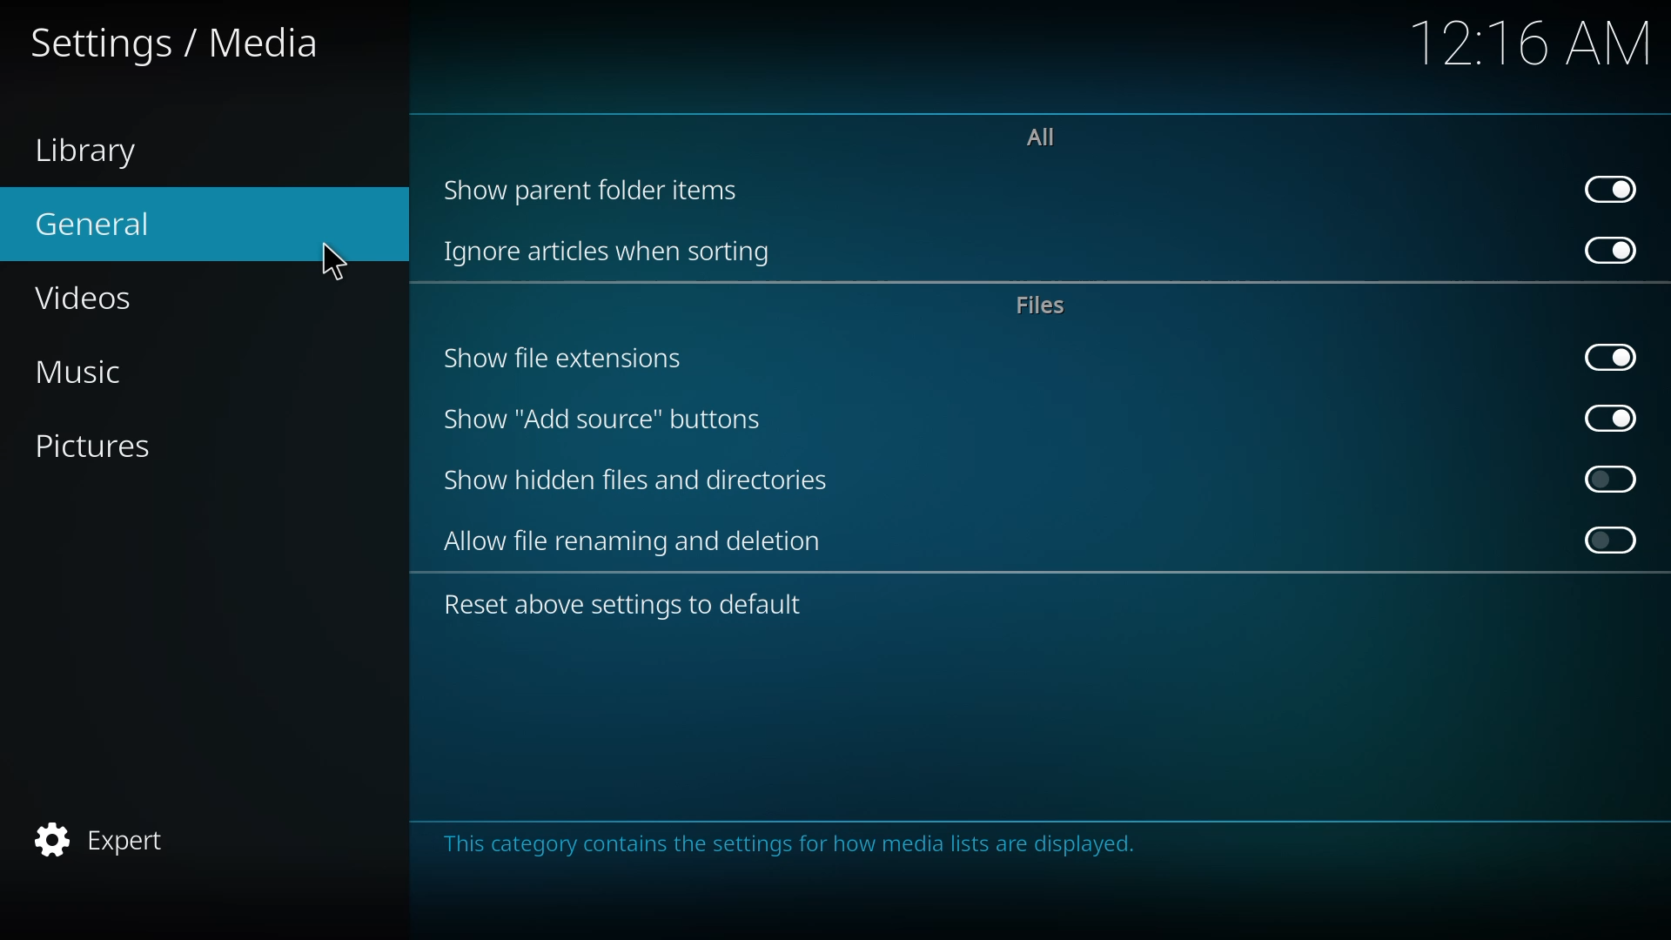  What do you see at coordinates (1614, 416) in the screenshot?
I see `enabled` at bounding box center [1614, 416].